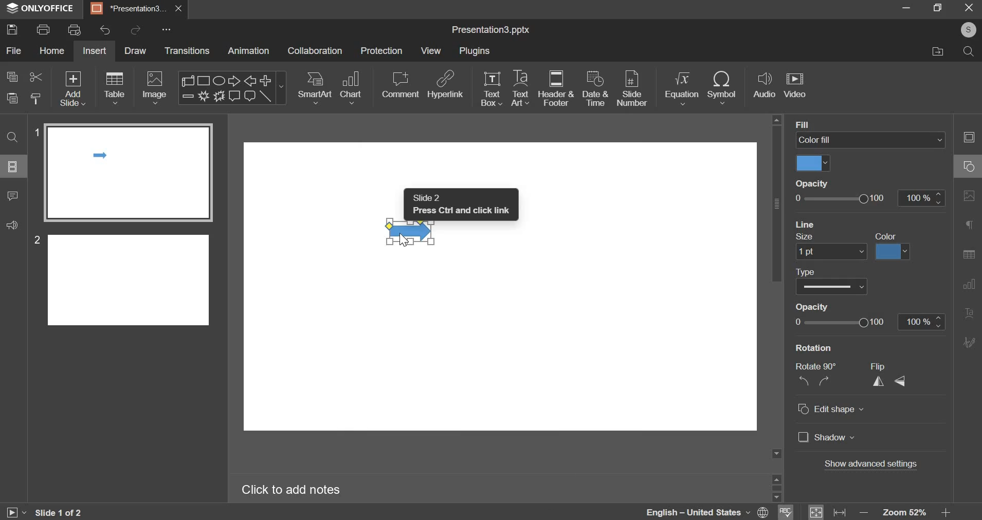 This screenshot has width=982, height=520. What do you see at coordinates (400, 85) in the screenshot?
I see `comment` at bounding box center [400, 85].